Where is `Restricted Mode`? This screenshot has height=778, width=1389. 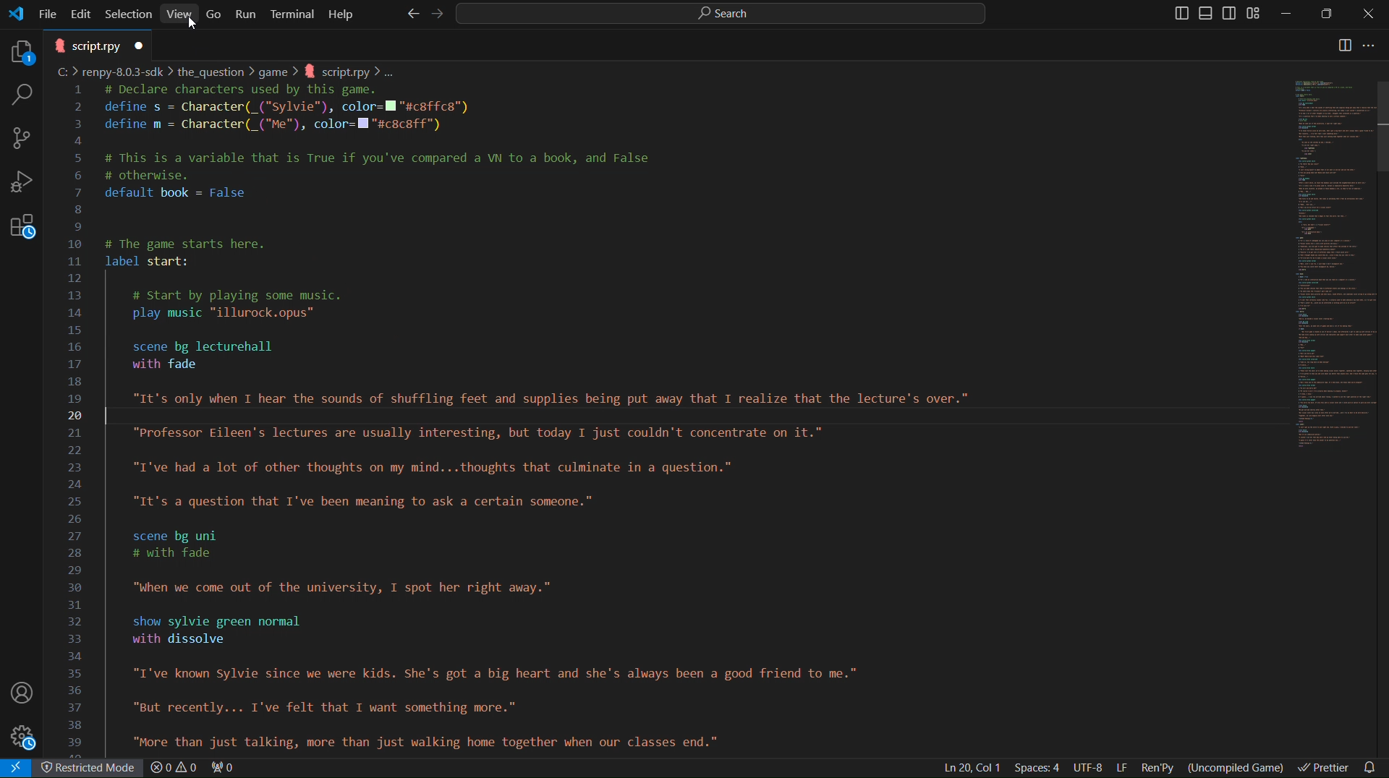
Restricted Mode is located at coordinates (92, 769).